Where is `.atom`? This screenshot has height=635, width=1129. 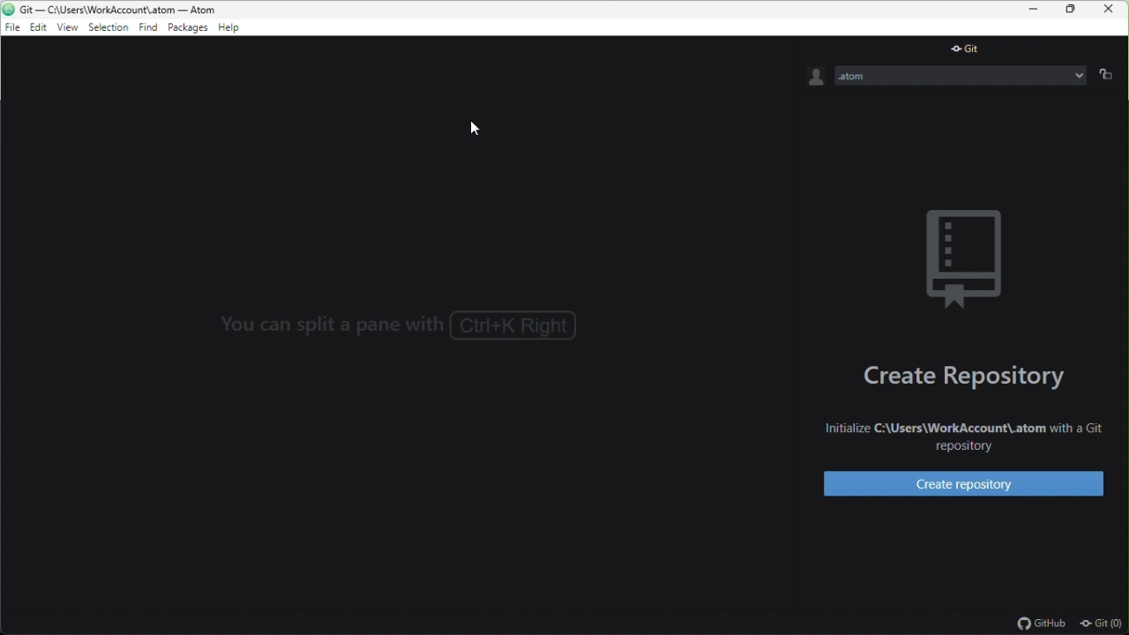
.atom is located at coordinates (962, 78).